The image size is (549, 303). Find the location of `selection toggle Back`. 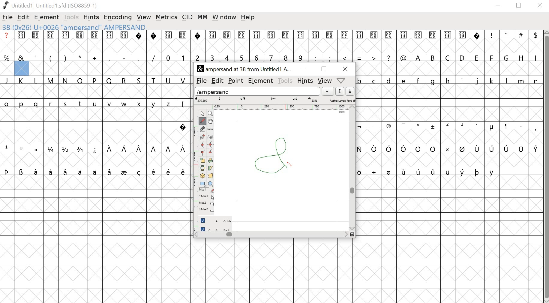

selection toggle Back is located at coordinates (218, 228).